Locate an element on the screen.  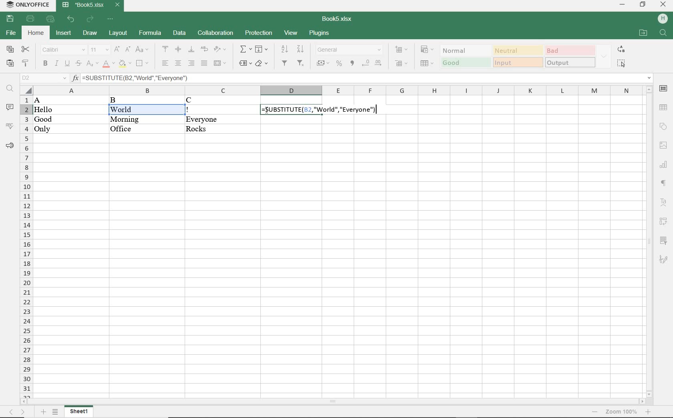
hp is located at coordinates (662, 18).